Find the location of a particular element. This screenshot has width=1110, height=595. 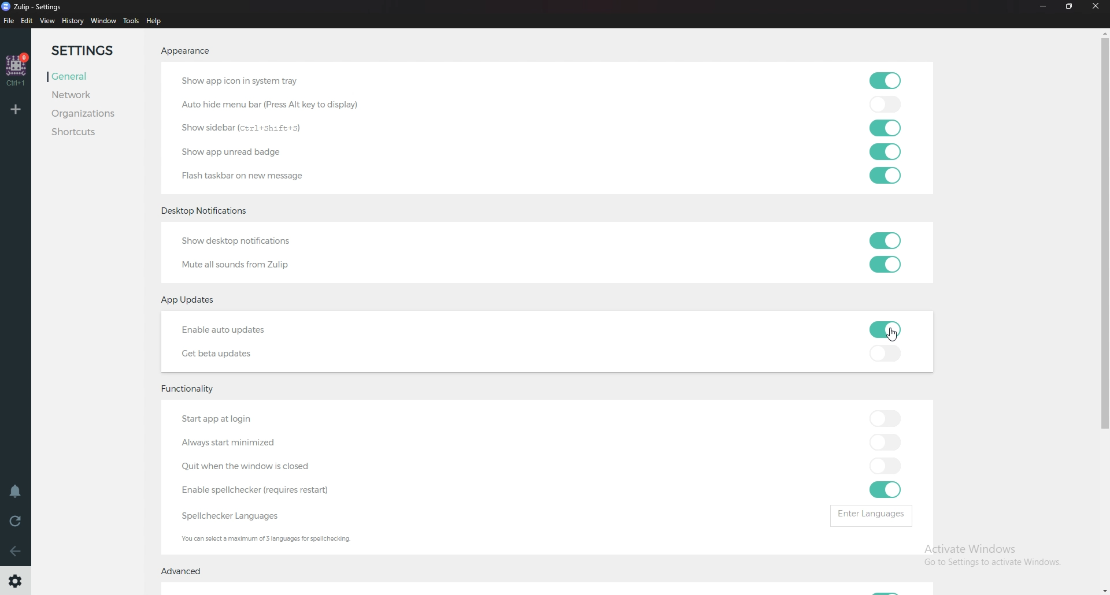

toggle is located at coordinates (882, 127).